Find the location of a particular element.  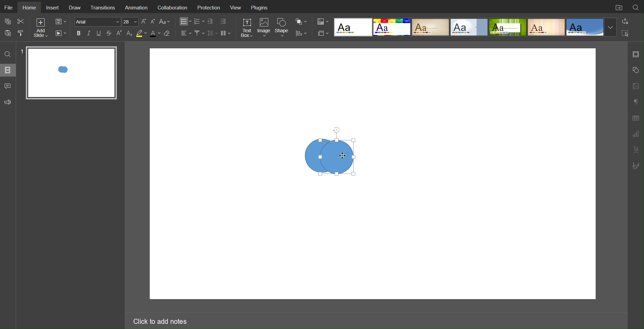

Paragraph Settings is located at coordinates (635, 101).